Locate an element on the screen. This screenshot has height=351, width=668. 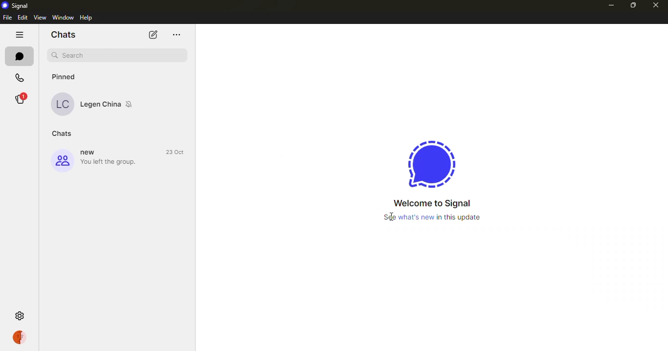
profile is located at coordinates (62, 161).